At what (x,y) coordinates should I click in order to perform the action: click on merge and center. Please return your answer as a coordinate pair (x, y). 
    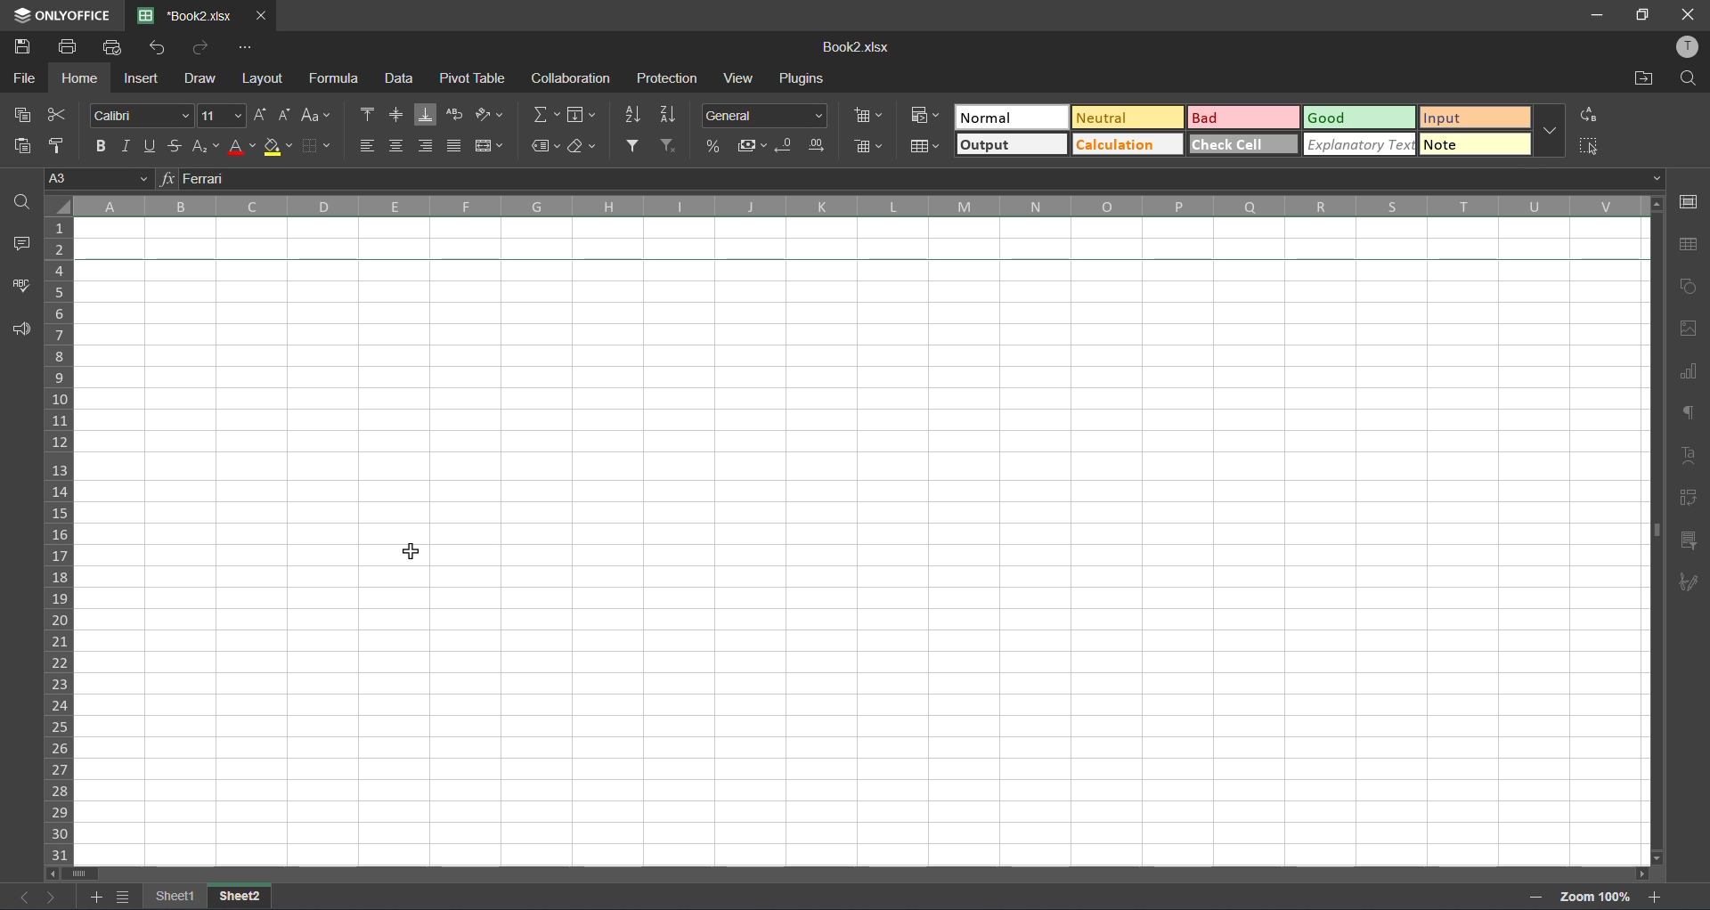
    Looking at the image, I should click on (489, 146).